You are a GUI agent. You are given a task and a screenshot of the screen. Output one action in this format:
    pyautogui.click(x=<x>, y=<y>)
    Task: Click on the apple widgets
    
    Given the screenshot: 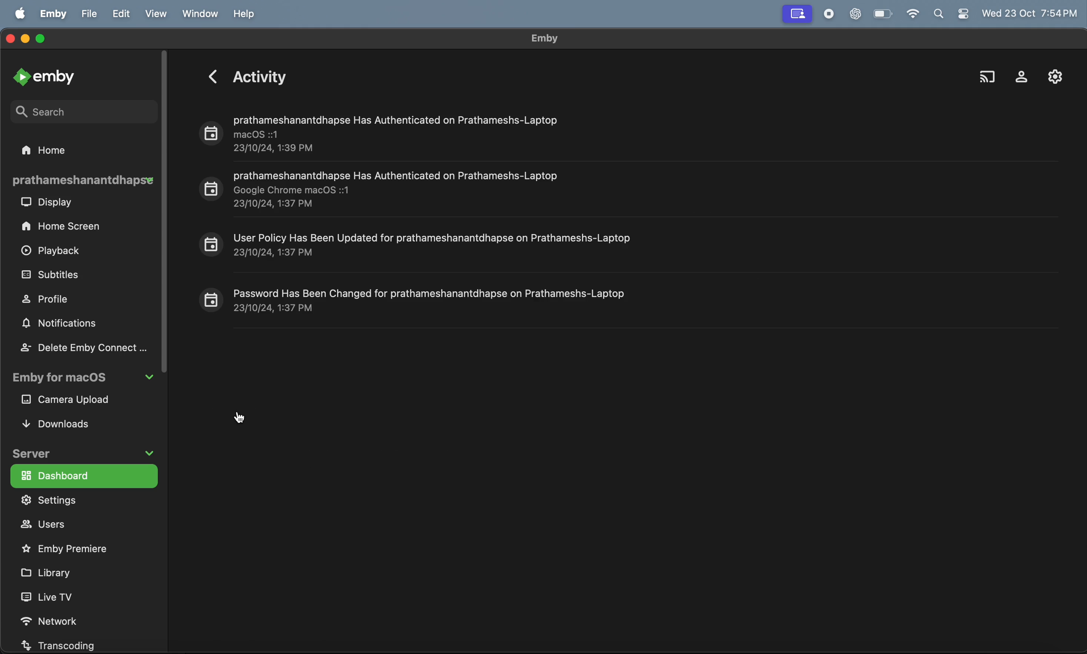 What is the action you would take?
    pyautogui.click(x=951, y=13)
    